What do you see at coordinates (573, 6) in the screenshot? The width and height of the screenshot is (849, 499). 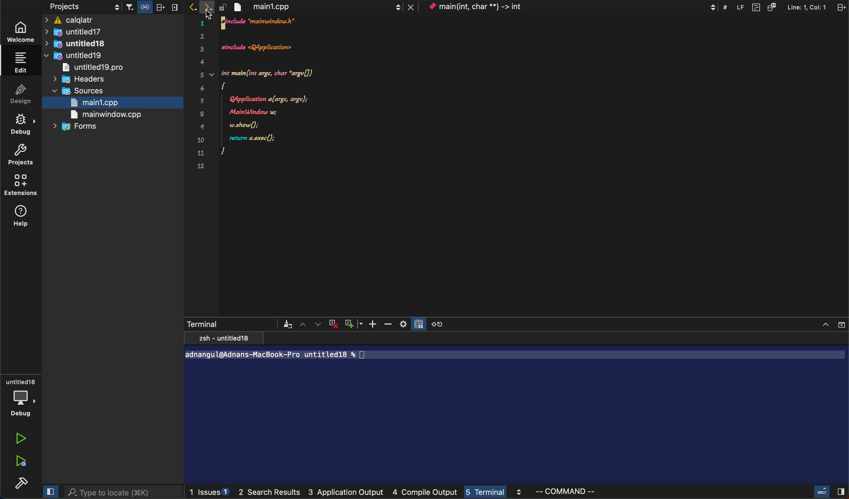 I see `context` at bounding box center [573, 6].